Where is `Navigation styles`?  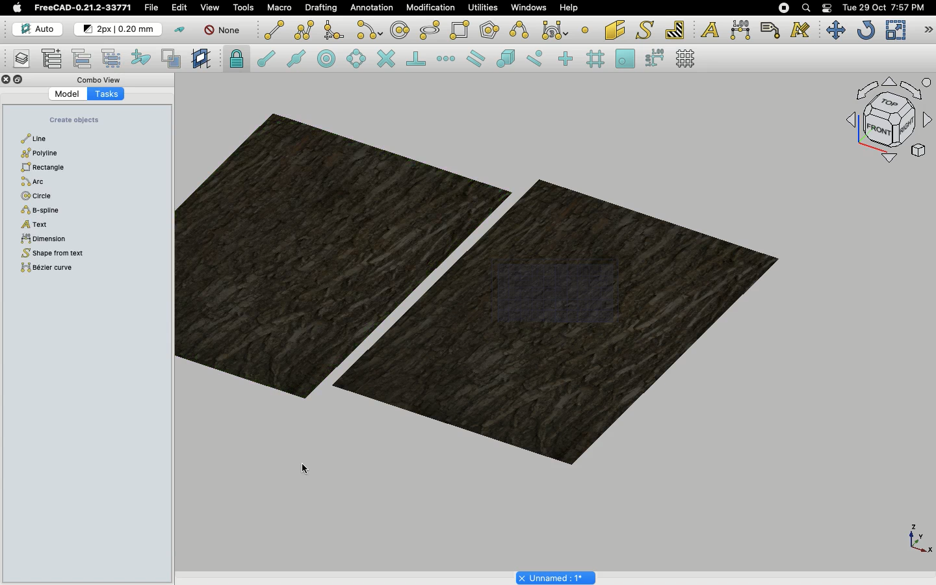 Navigation styles is located at coordinates (888, 122).